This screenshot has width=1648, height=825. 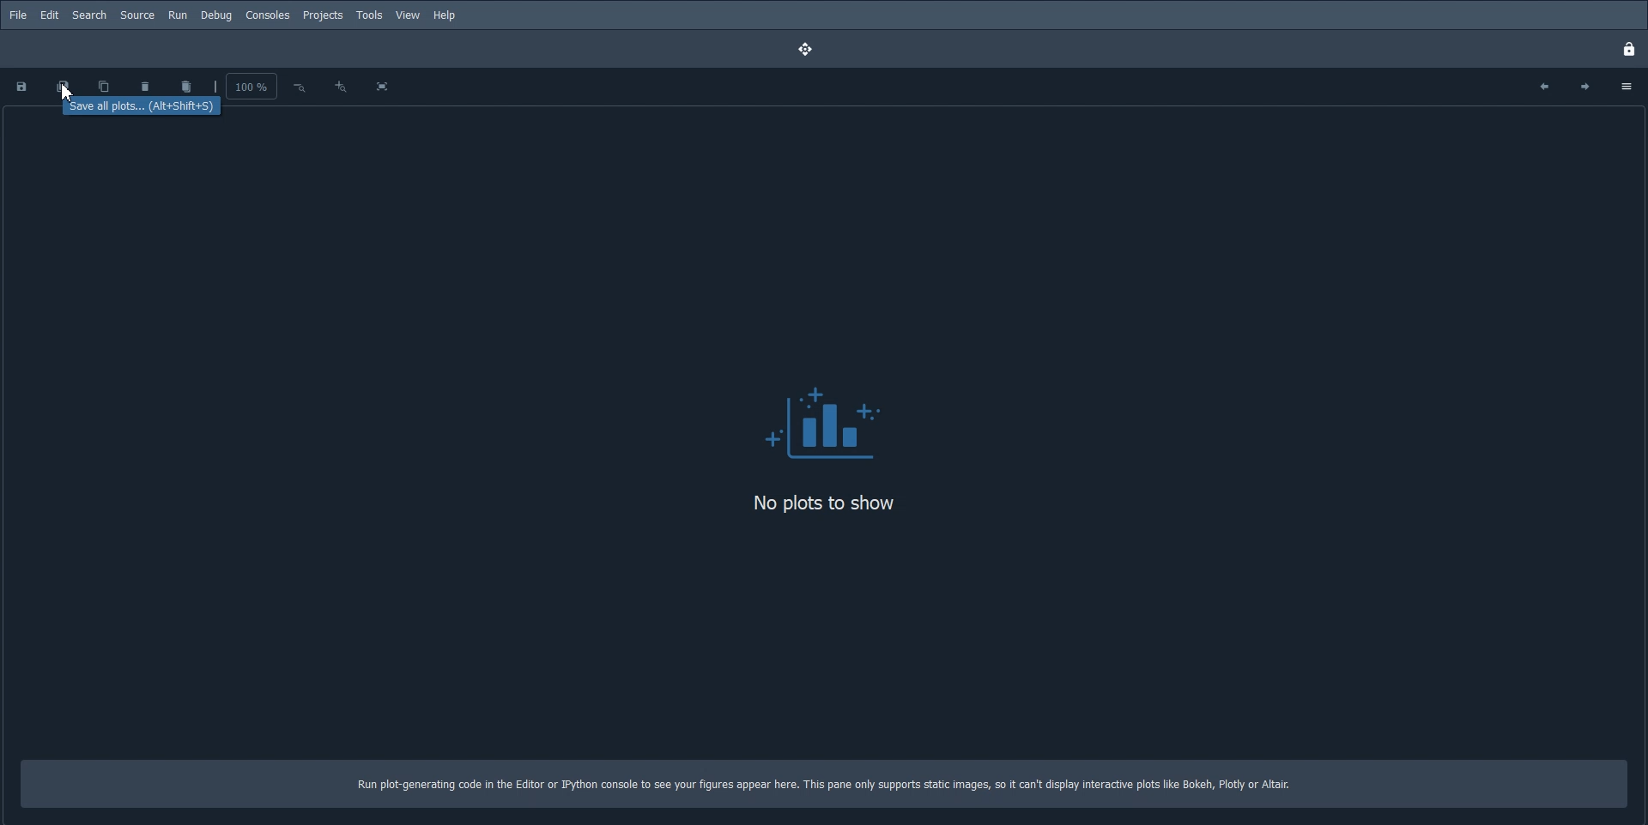 What do you see at coordinates (1547, 84) in the screenshot?
I see `Previous plot` at bounding box center [1547, 84].